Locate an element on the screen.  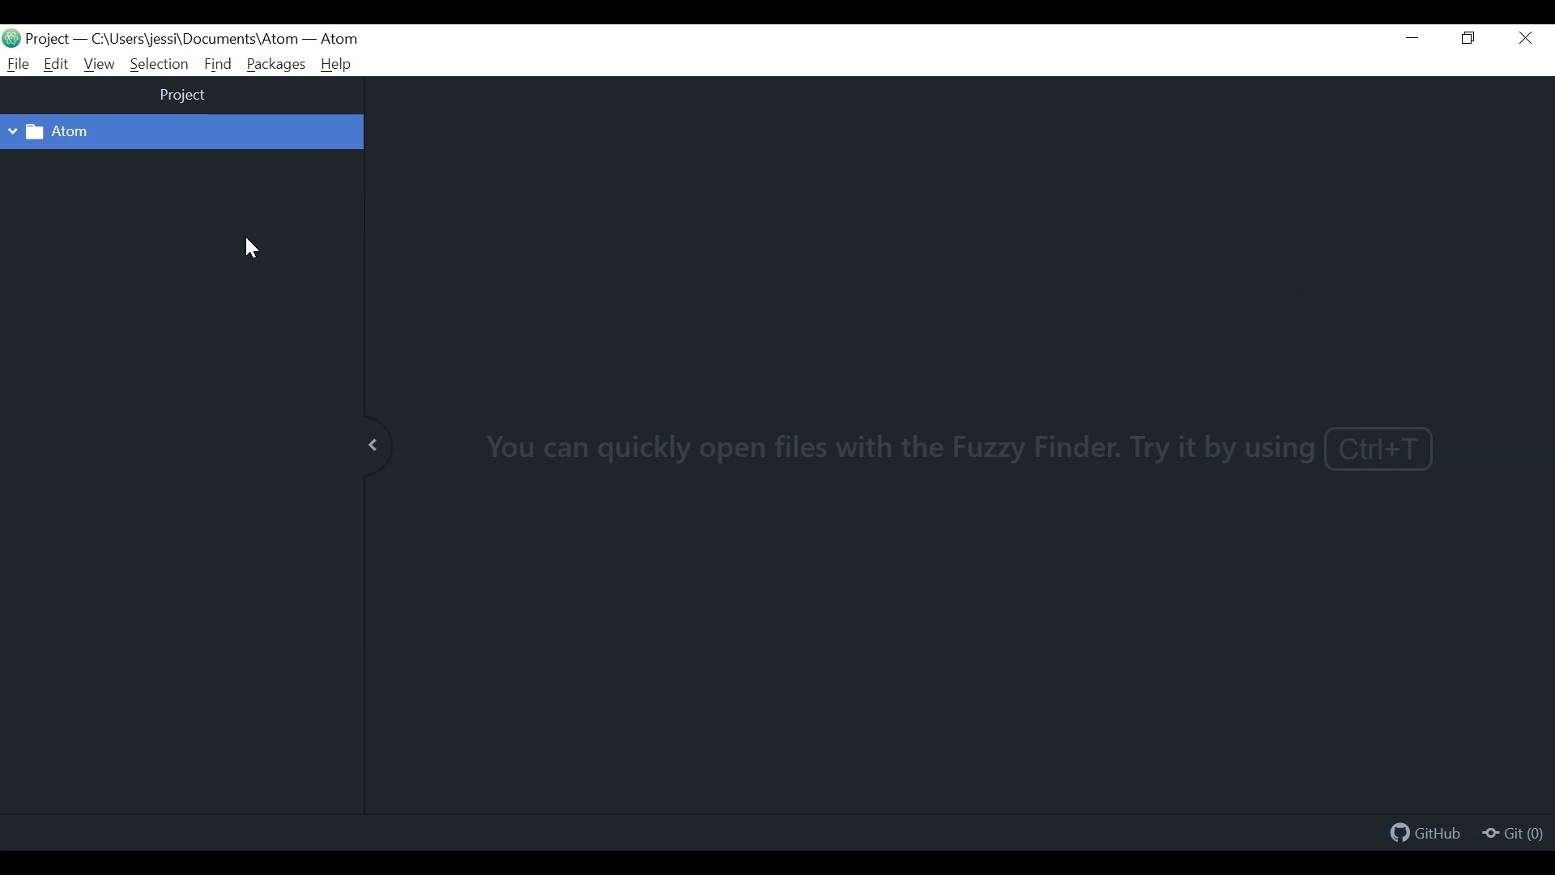
Atom Desktop Icon is located at coordinates (11, 37).